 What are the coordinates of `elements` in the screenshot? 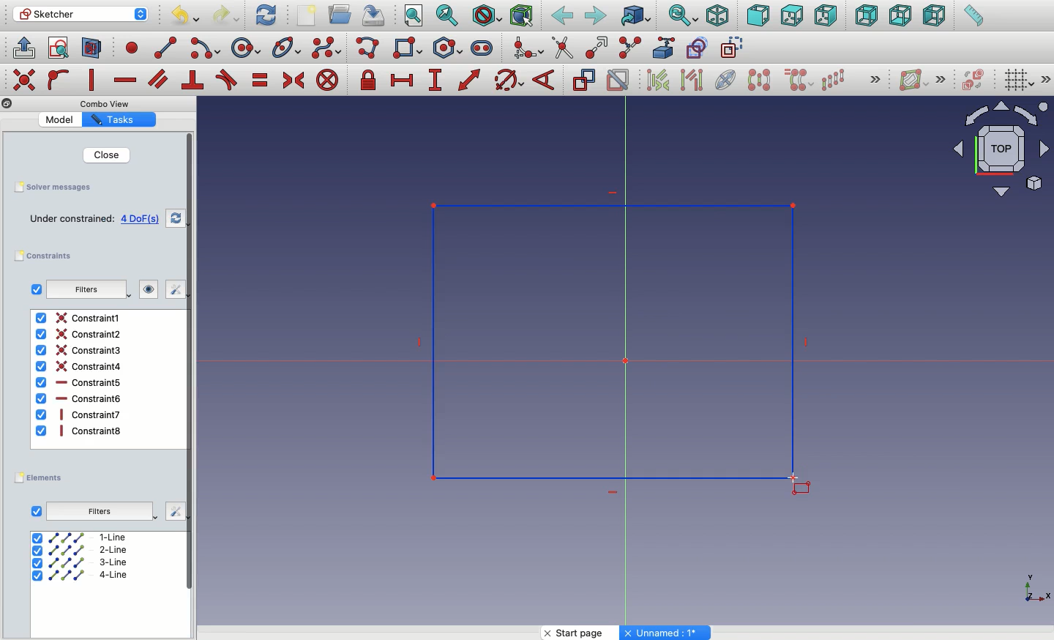 It's located at (41, 478).